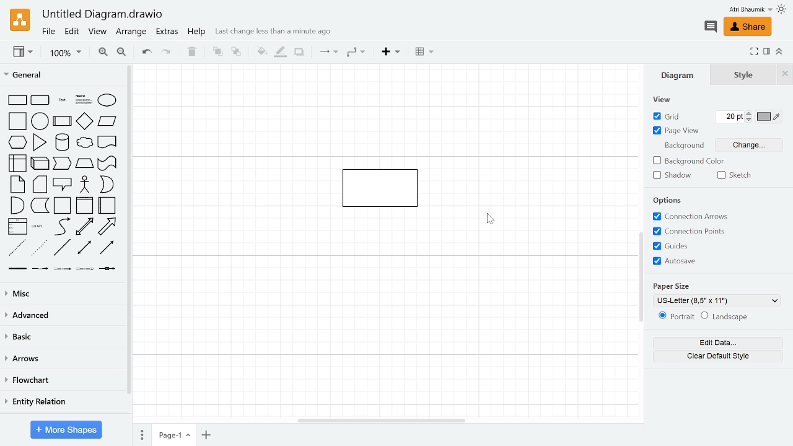  I want to click on Waypoints, so click(355, 53).